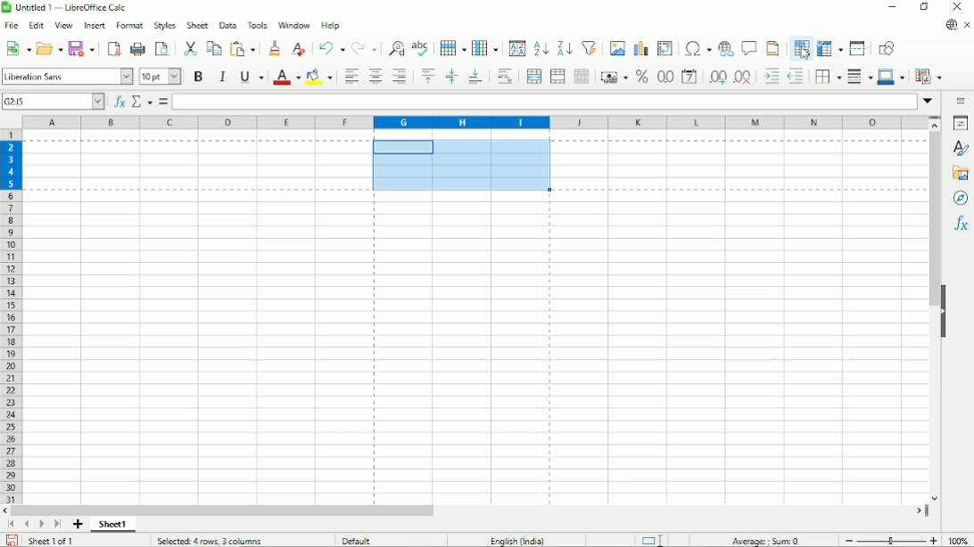  I want to click on Add sheet, so click(78, 525).